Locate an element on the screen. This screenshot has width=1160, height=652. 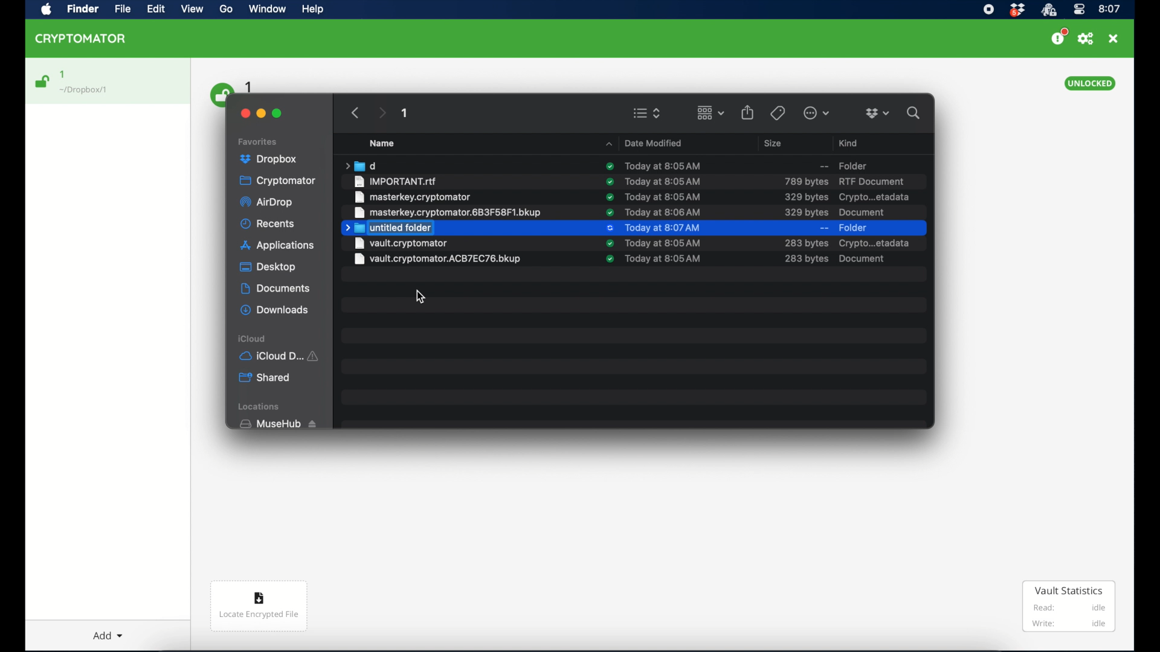
date is located at coordinates (663, 228).